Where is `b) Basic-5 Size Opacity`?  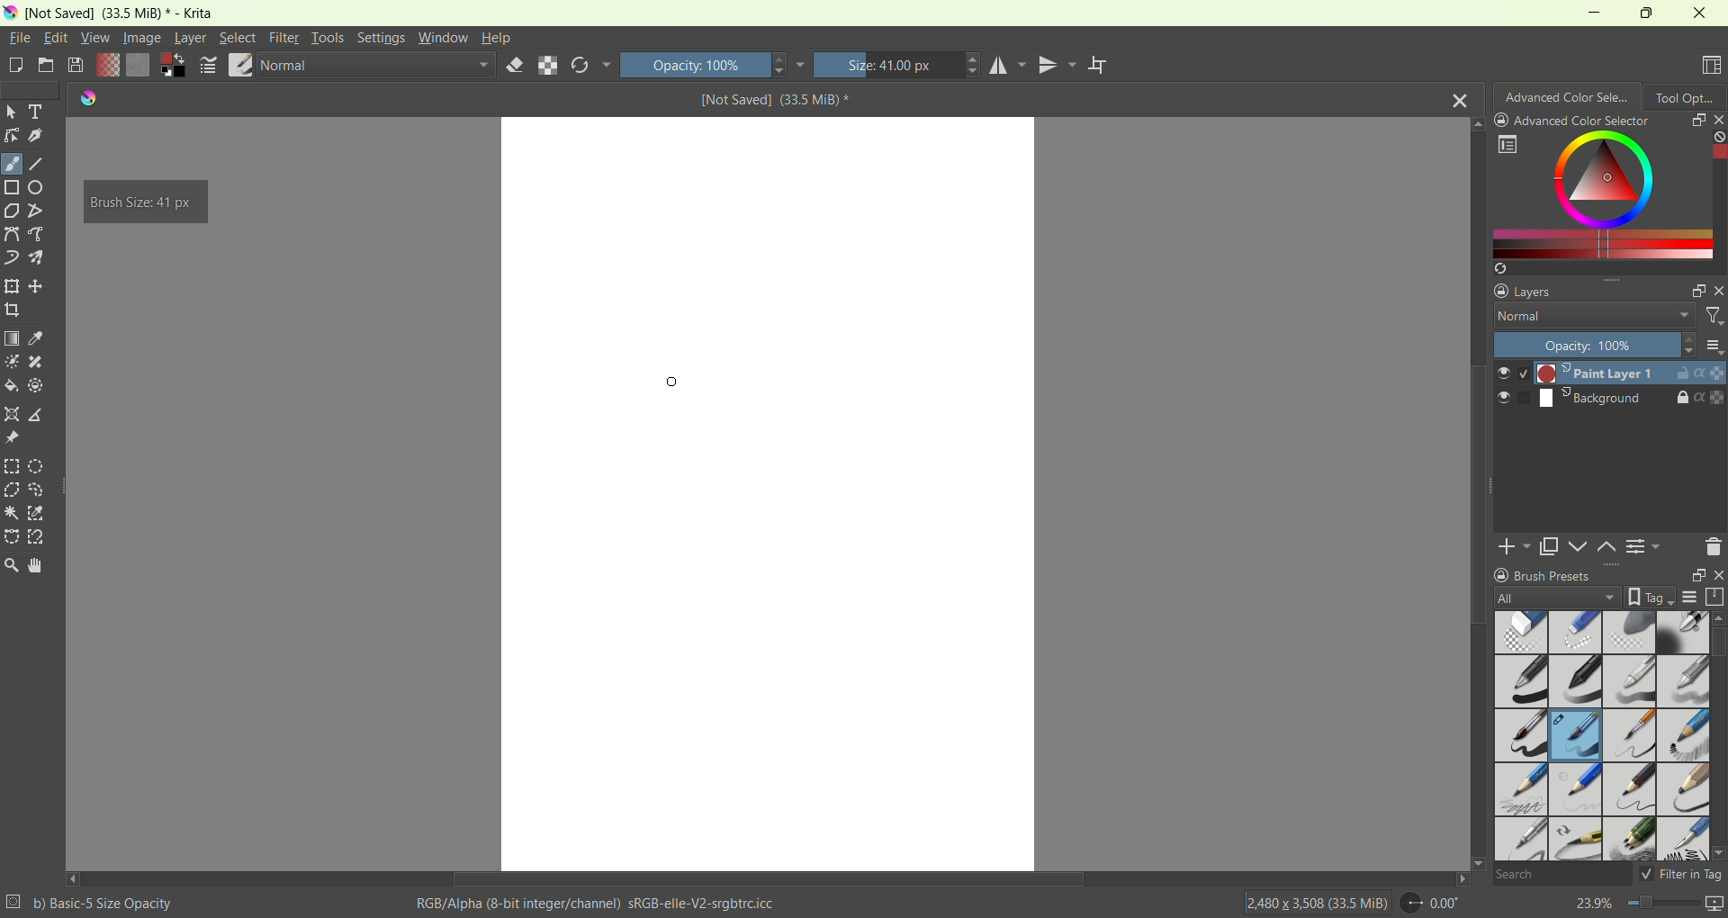 b) Basic-5 Size Opacity is located at coordinates (93, 902).